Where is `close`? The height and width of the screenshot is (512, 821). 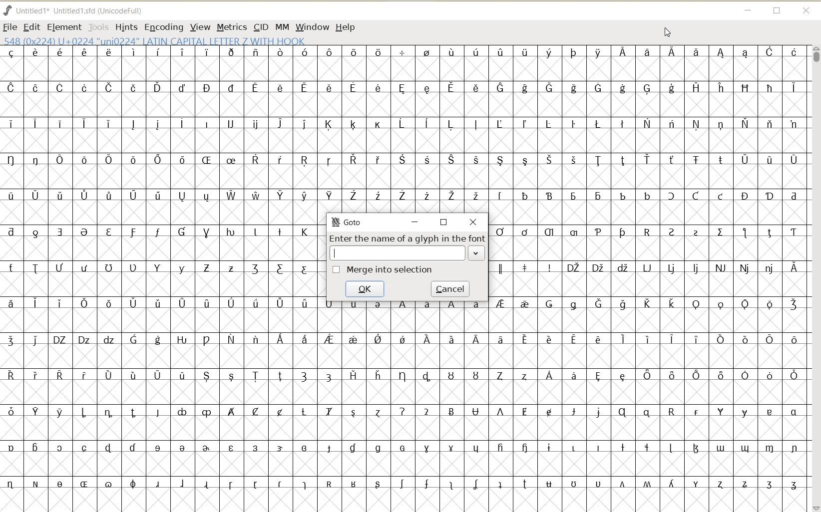
close is located at coordinates (474, 223).